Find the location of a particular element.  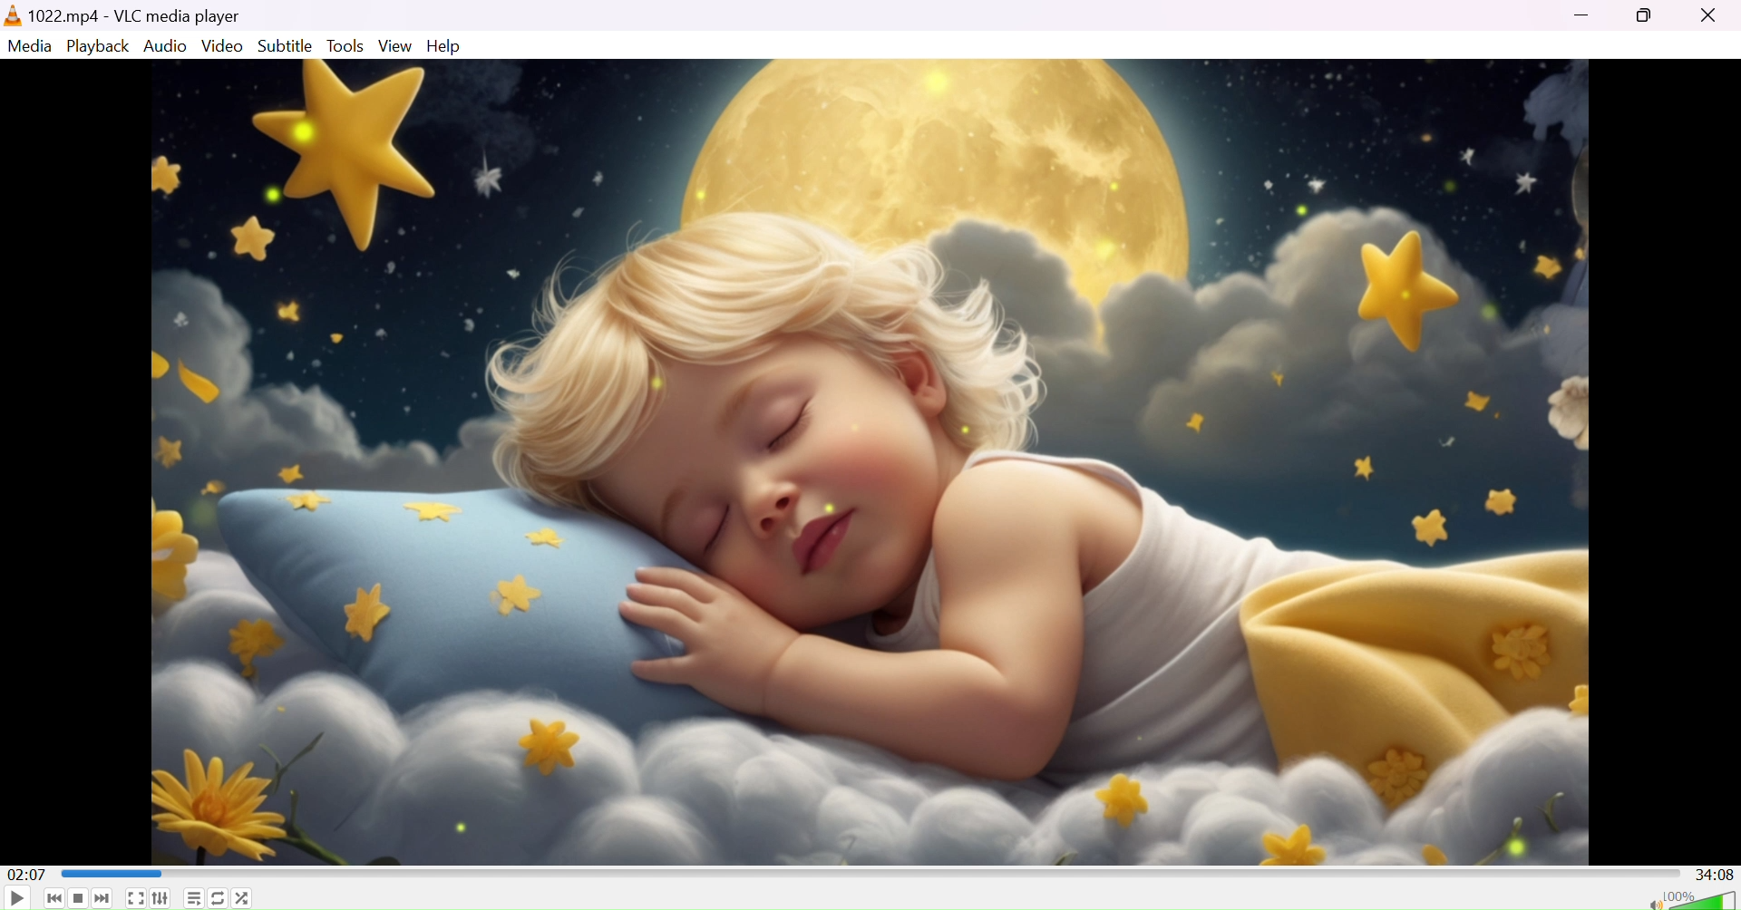

Tools is located at coordinates (346, 45).